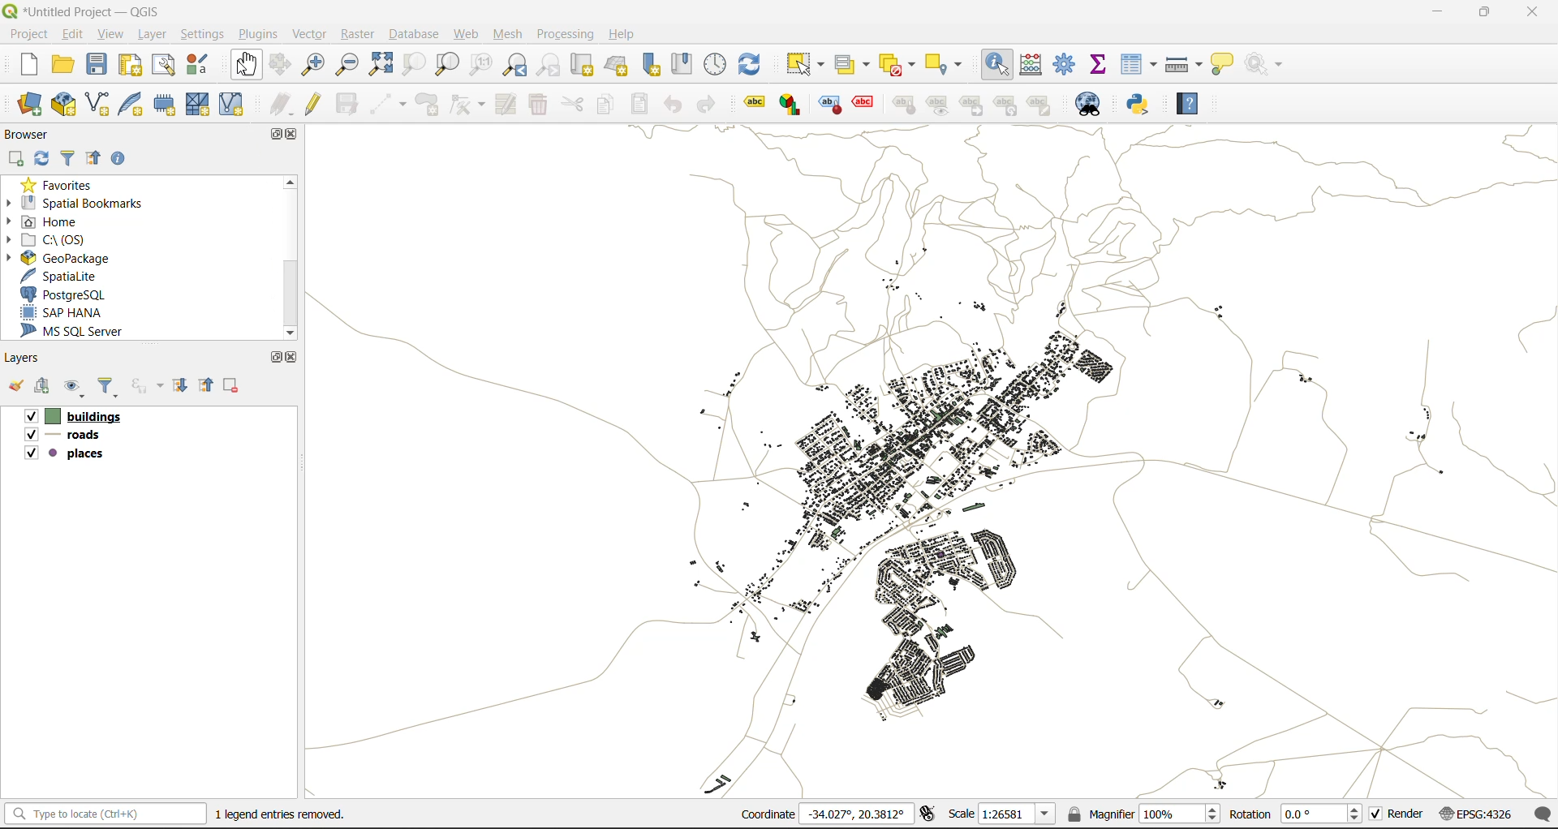  I want to click on layers, so click(25, 359).